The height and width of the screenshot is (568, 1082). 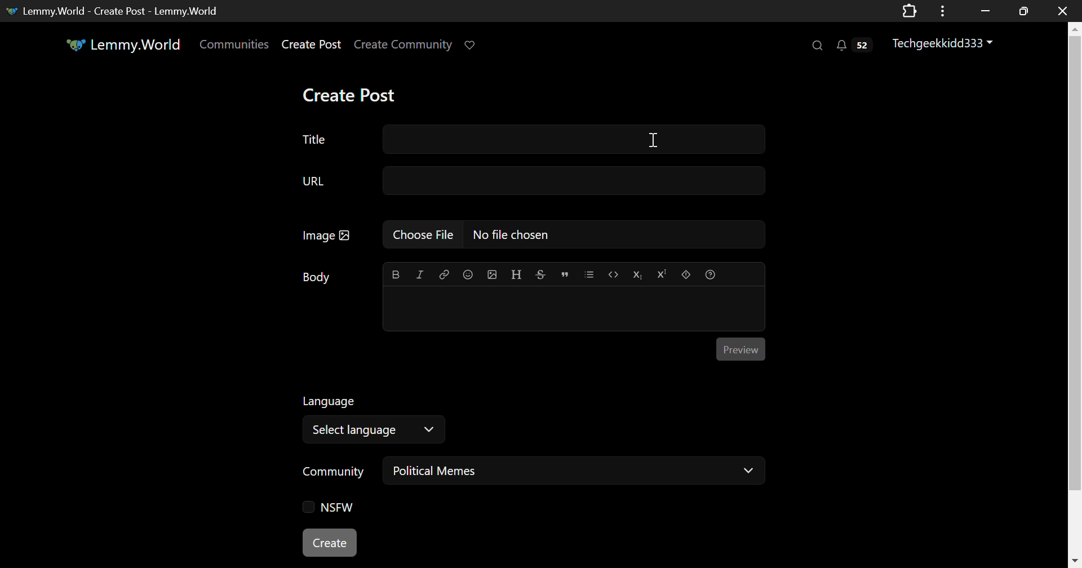 I want to click on Insert Emoji, so click(x=468, y=273).